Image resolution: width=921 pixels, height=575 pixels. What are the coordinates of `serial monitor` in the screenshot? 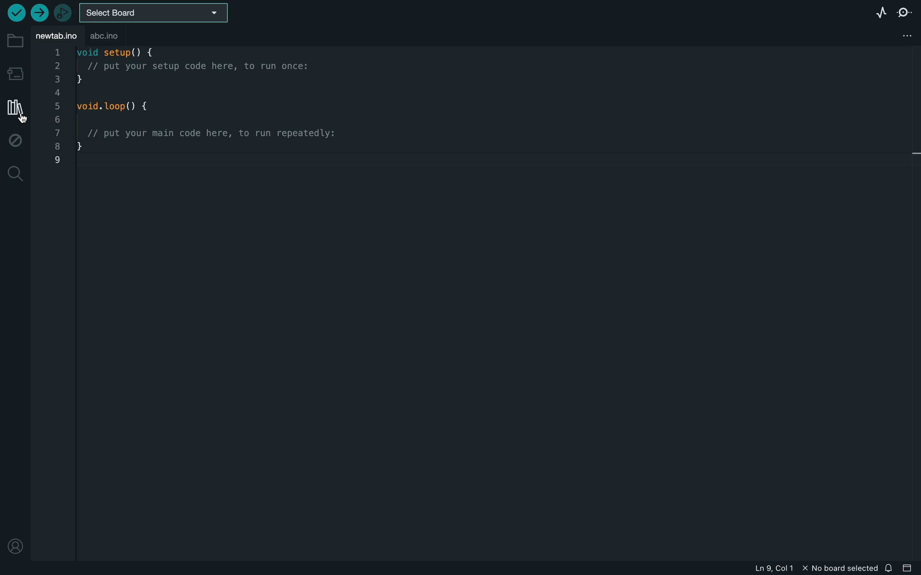 It's located at (904, 13).